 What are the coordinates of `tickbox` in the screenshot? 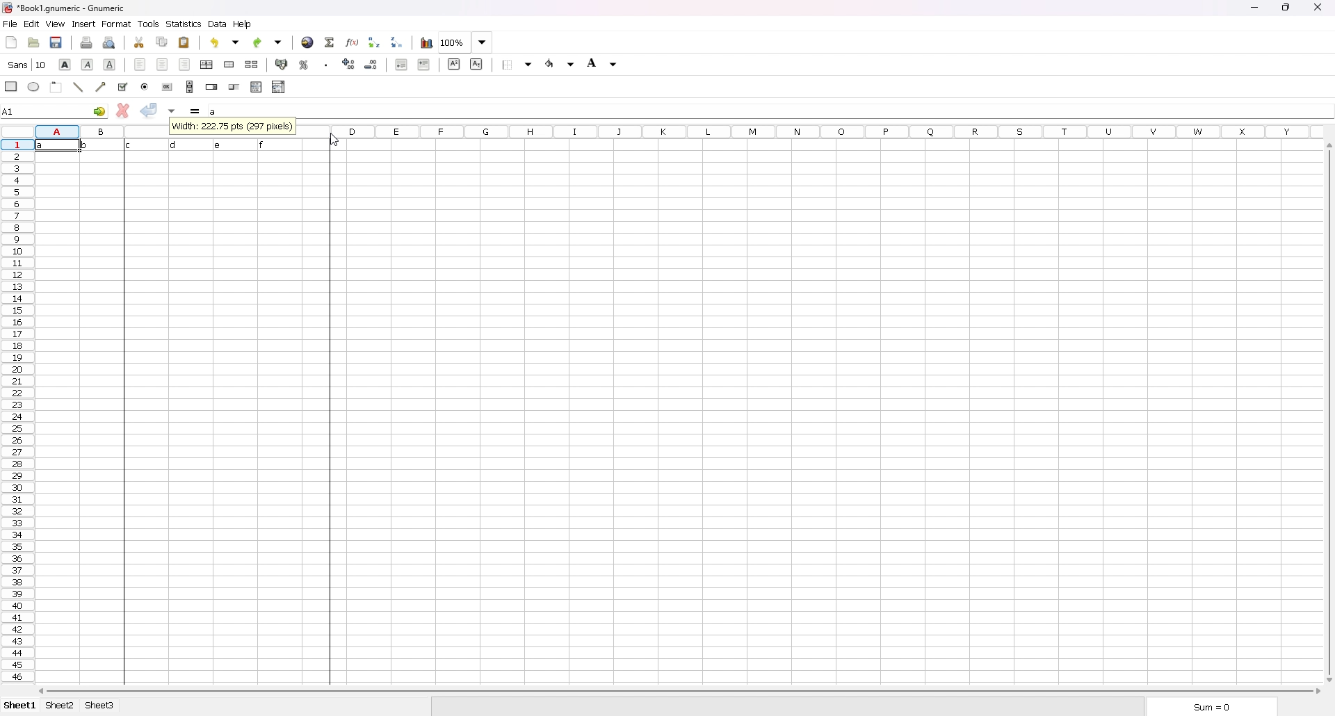 It's located at (122, 87).